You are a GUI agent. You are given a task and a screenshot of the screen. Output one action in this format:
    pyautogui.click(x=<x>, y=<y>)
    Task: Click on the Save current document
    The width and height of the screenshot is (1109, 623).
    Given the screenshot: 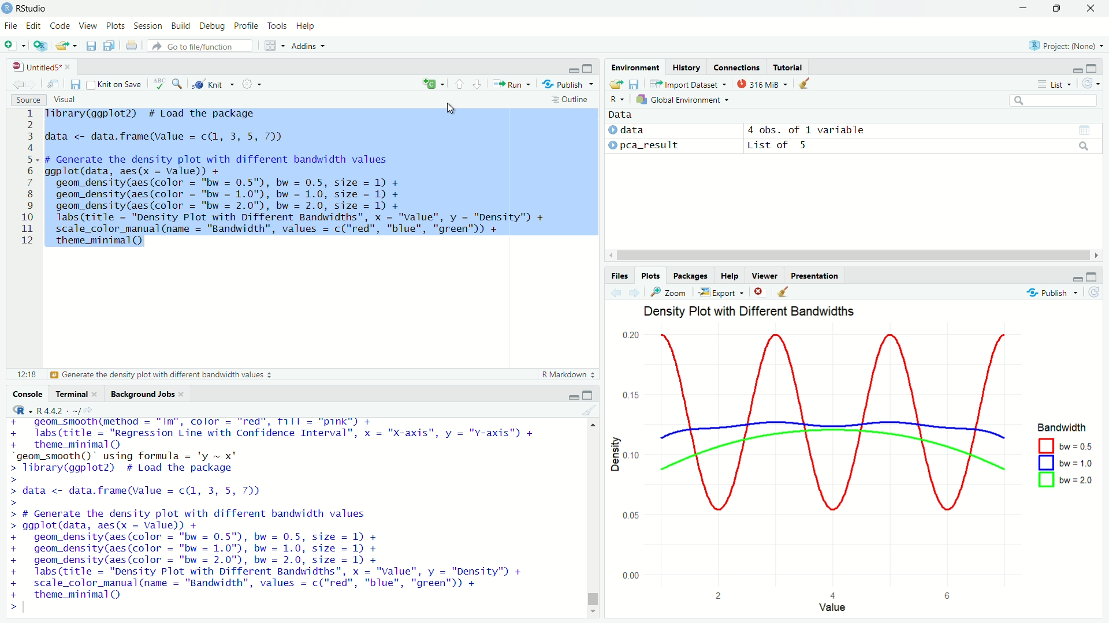 What is the action you would take?
    pyautogui.click(x=76, y=84)
    